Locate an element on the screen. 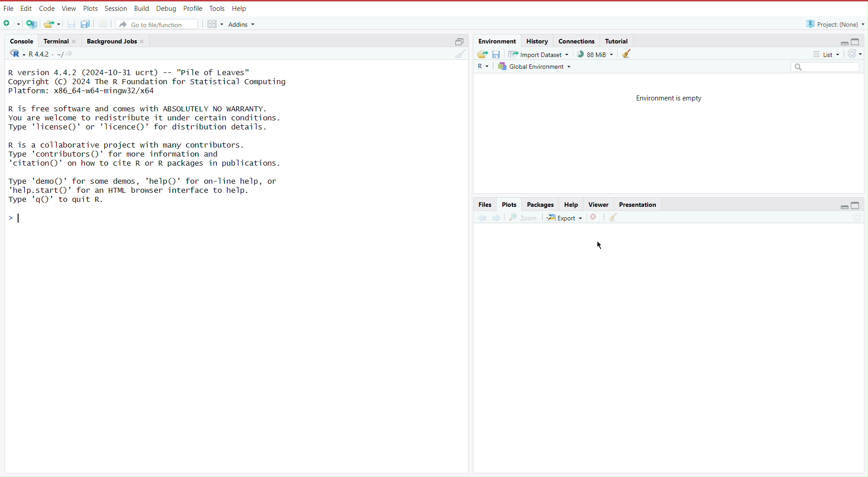 The width and height of the screenshot is (868, 477). Go to file/function is located at coordinates (157, 23).